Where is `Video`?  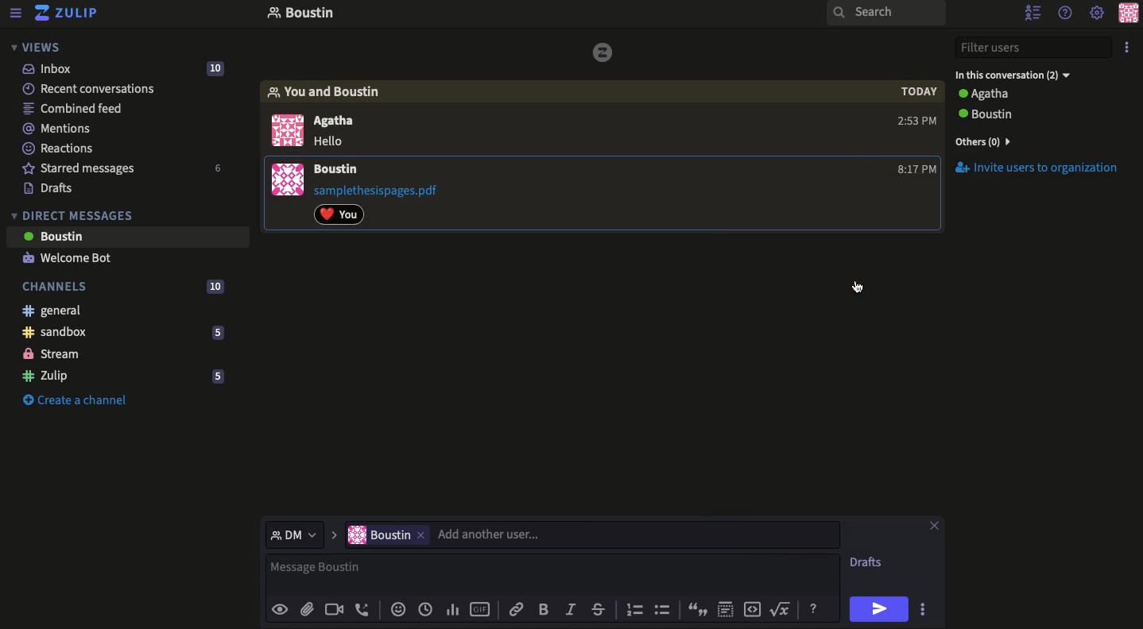
Video is located at coordinates (332, 608).